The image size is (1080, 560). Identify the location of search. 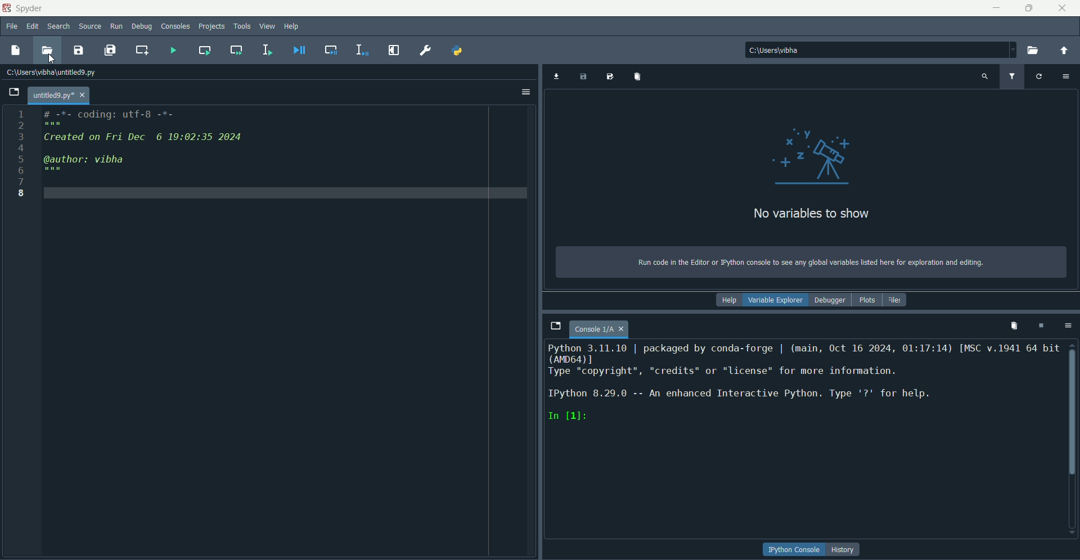
(59, 26).